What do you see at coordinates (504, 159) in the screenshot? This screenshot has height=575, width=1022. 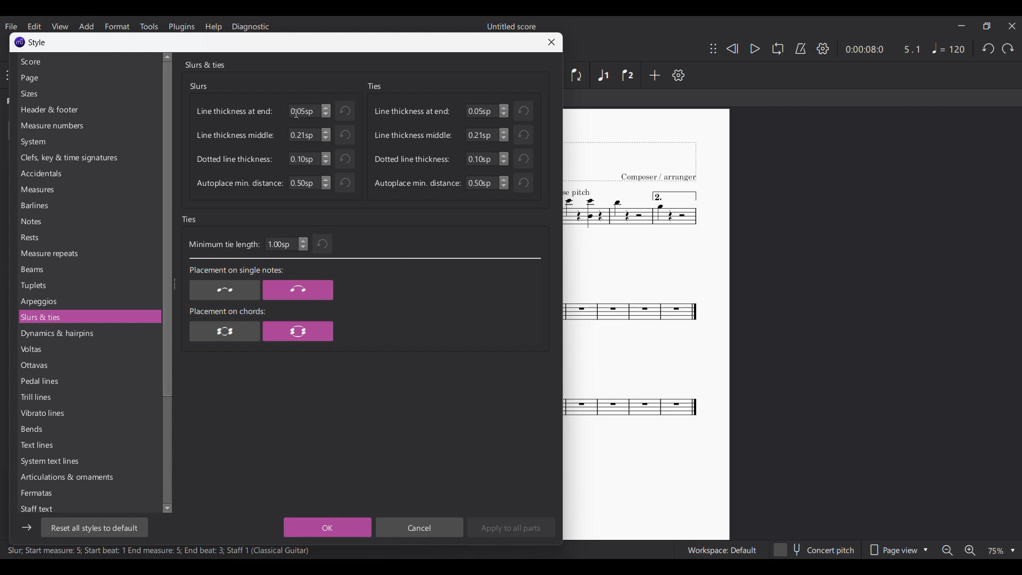 I see `Change dotted line thickness` at bounding box center [504, 159].